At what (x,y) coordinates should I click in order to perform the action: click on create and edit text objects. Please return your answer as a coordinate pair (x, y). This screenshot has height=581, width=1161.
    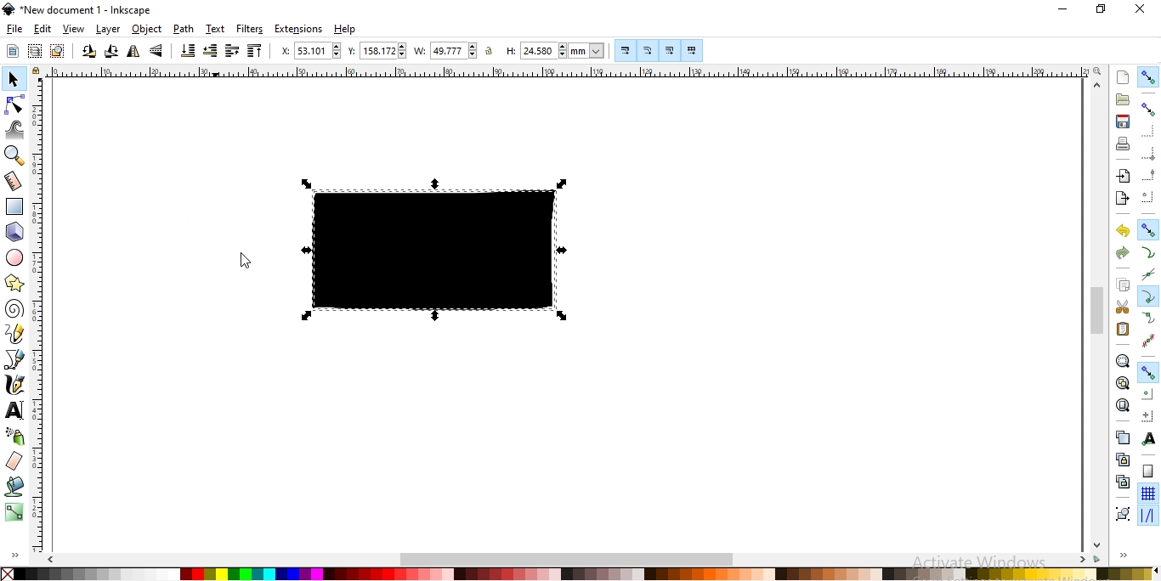
    Looking at the image, I should click on (12, 409).